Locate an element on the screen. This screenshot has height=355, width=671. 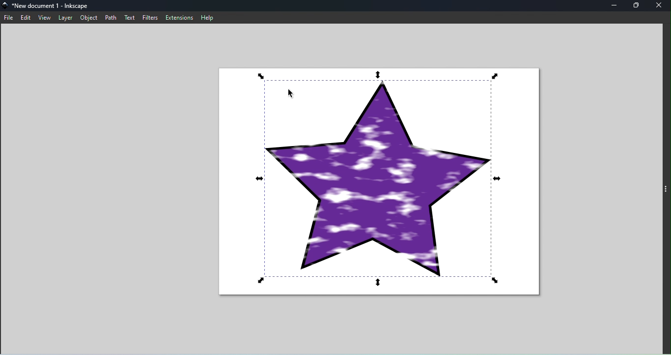
Canvas is located at coordinates (381, 183).